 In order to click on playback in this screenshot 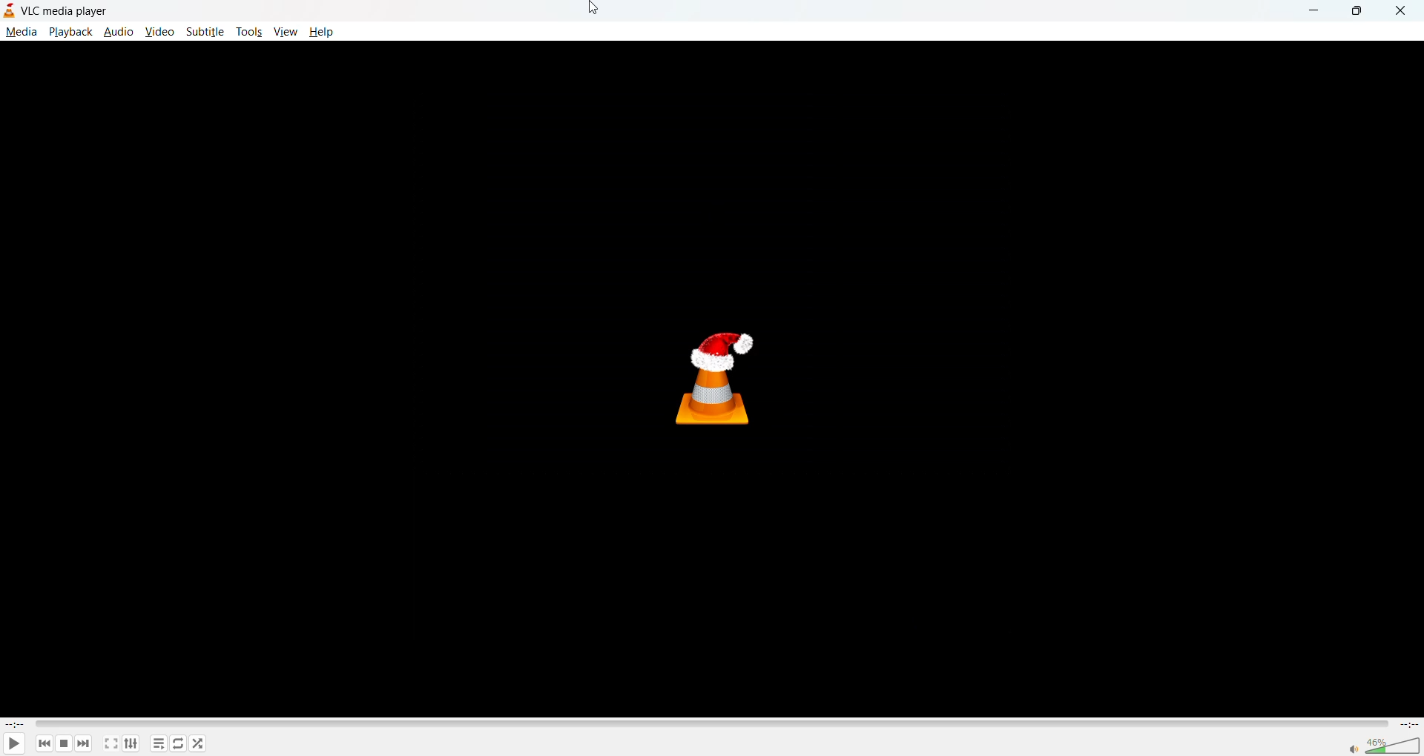, I will do `click(70, 32)`.